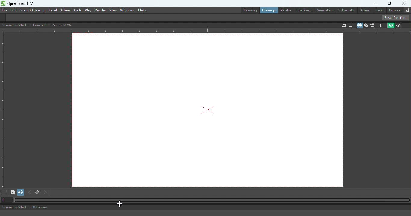 The image size is (411, 216). I want to click on Status bar, so click(152, 207).